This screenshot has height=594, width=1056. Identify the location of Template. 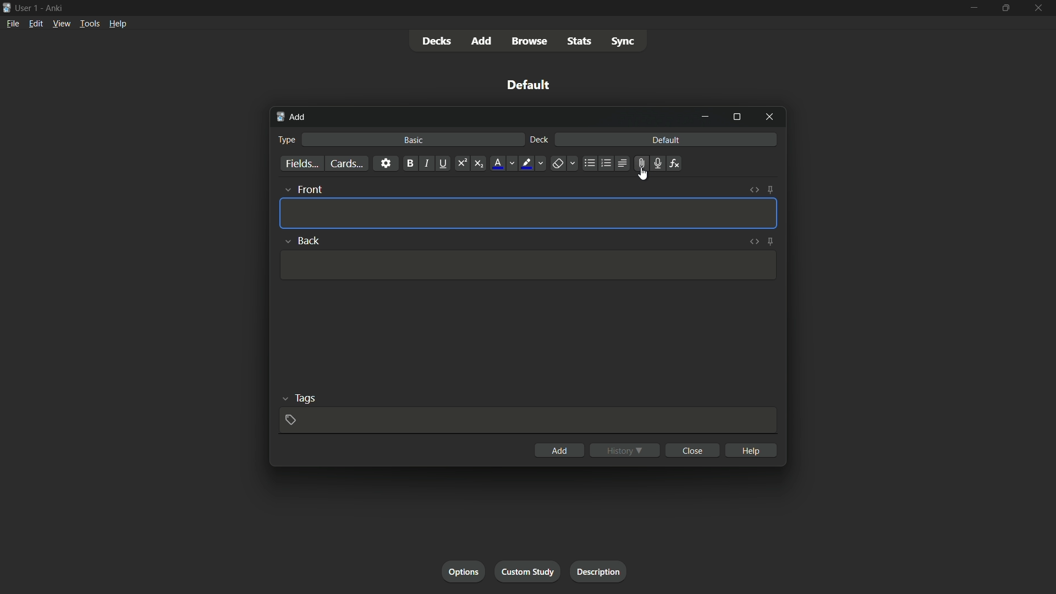
(527, 265).